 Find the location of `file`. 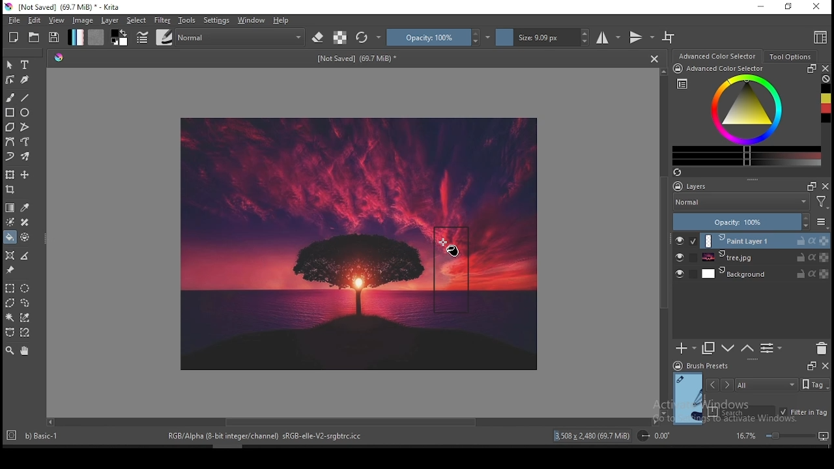

file is located at coordinates (12, 21).